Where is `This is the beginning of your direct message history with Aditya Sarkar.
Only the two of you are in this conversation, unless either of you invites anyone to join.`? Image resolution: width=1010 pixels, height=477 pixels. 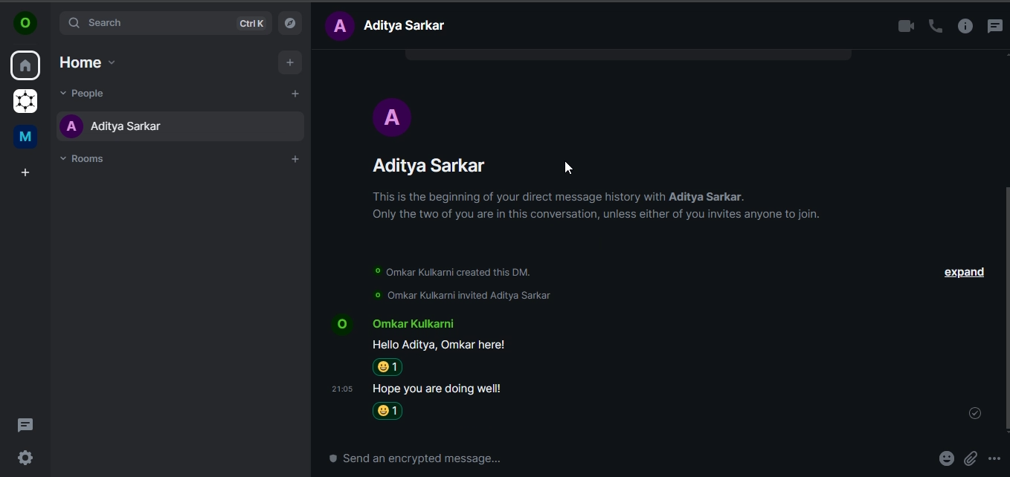 This is the beginning of your direct message history with Aditya Sarkar.
Only the two of you are in this conversation, unless either of you invites anyone to join. is located at coordinates (598, 205).